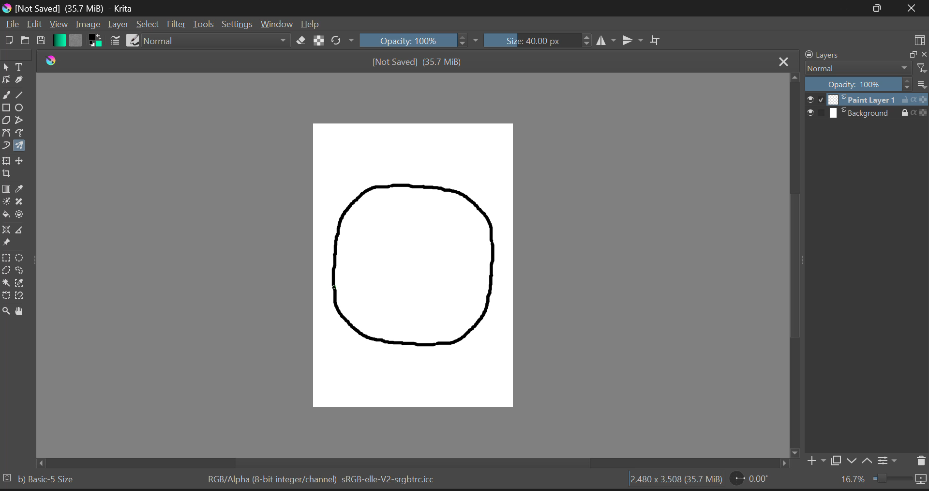 This screenshot has height=491, width=929. What do you see at coordinates (6, 270) in the screenshot?
I see `Polygon Selection` at bounding box center [6, 270].